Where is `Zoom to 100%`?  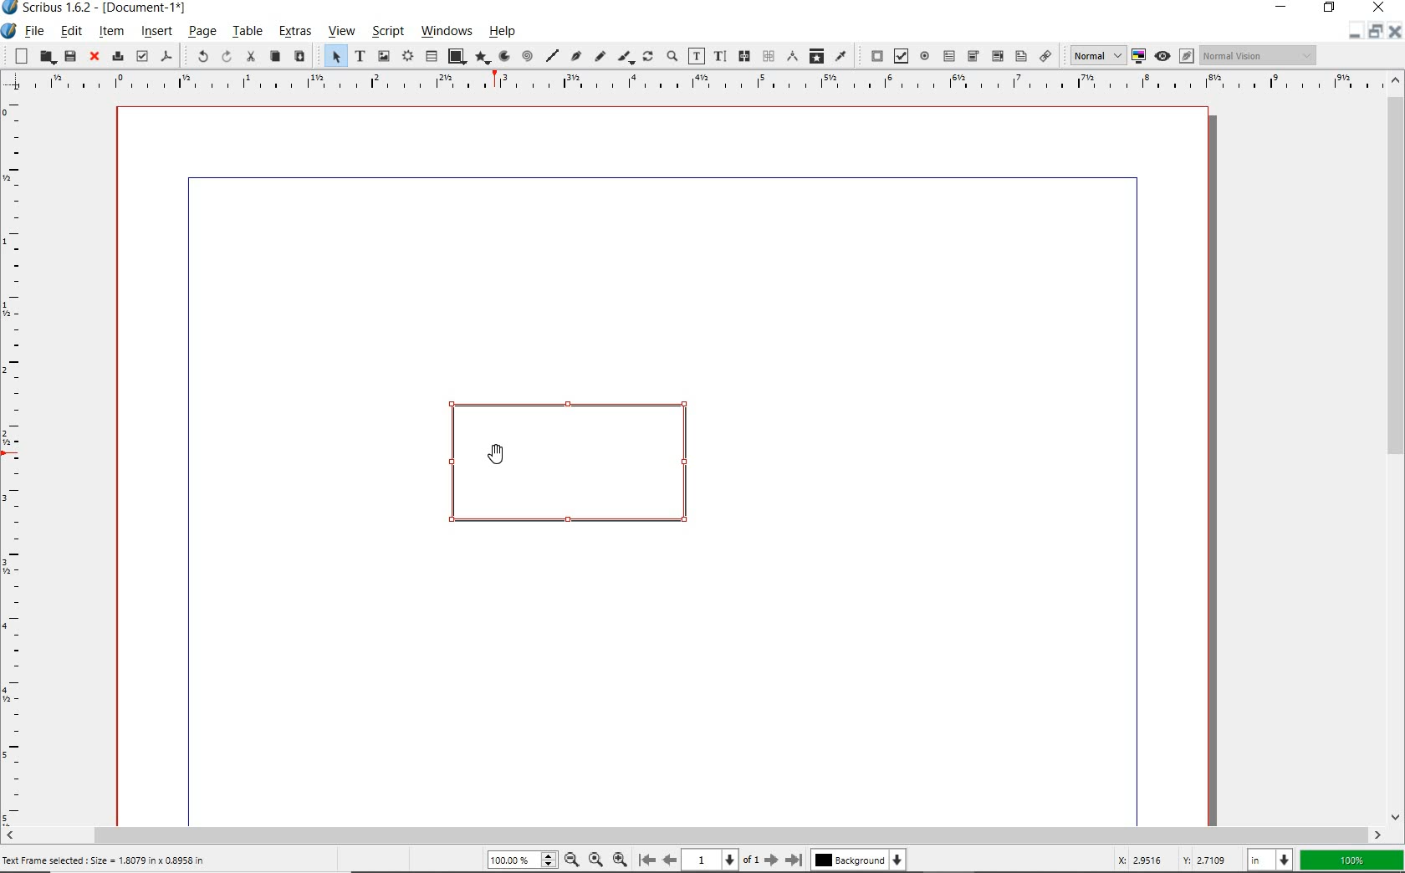
Zoom to 100% is located at coordinates (596, 861).